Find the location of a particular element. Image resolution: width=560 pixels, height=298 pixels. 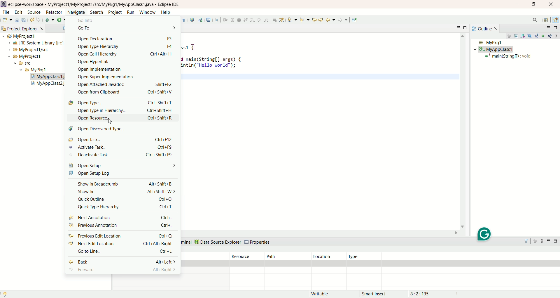

open resource is located at coordinates (122, 117).